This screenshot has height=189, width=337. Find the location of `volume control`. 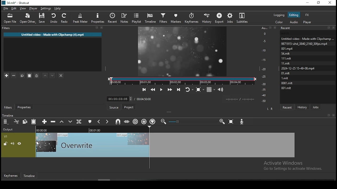

volume control is located at coordinates (221, 90).